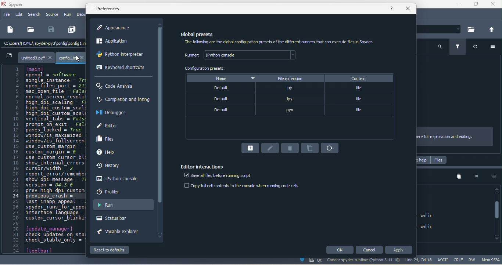 The image size is (502, 265). Describe the element at coordinates (290, 89) in the screenshot. I see `py` at that location.